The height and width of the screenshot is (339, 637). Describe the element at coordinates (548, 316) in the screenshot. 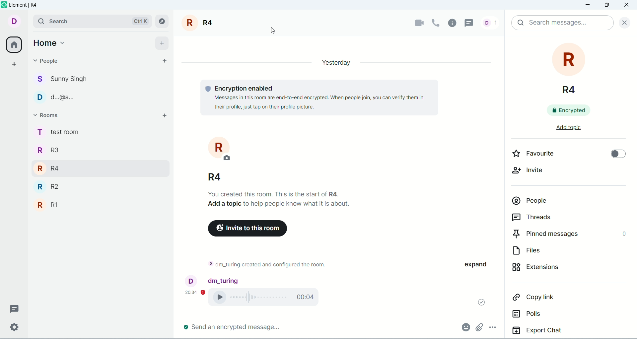

I see `polls` at that location.